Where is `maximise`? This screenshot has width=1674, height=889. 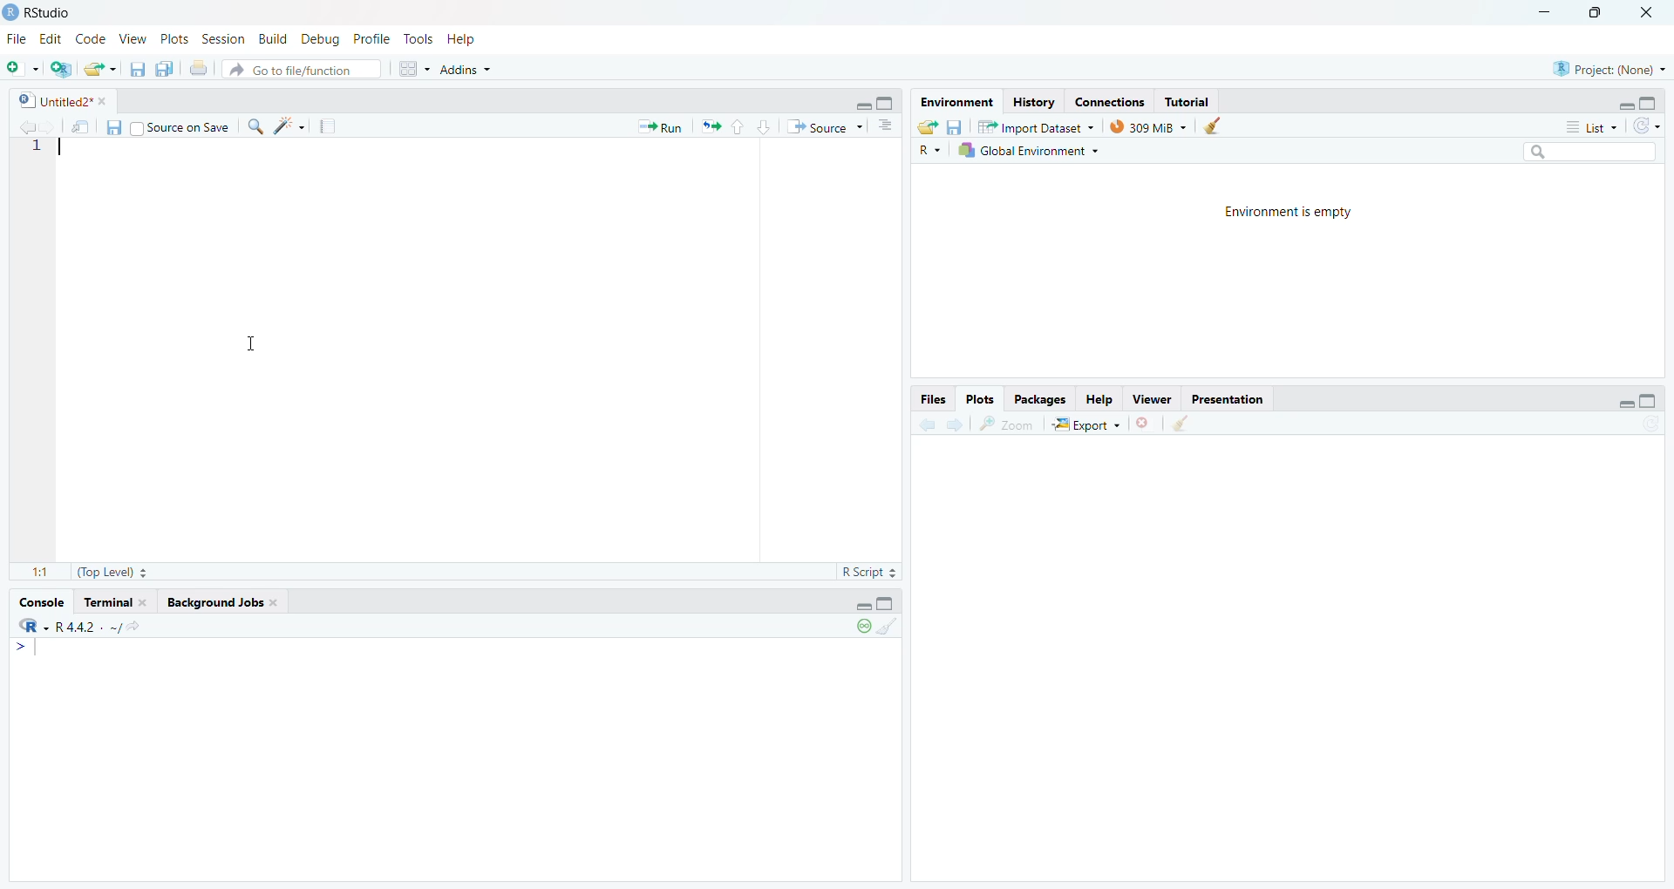
maximise is located at coordinates (1599, 13).